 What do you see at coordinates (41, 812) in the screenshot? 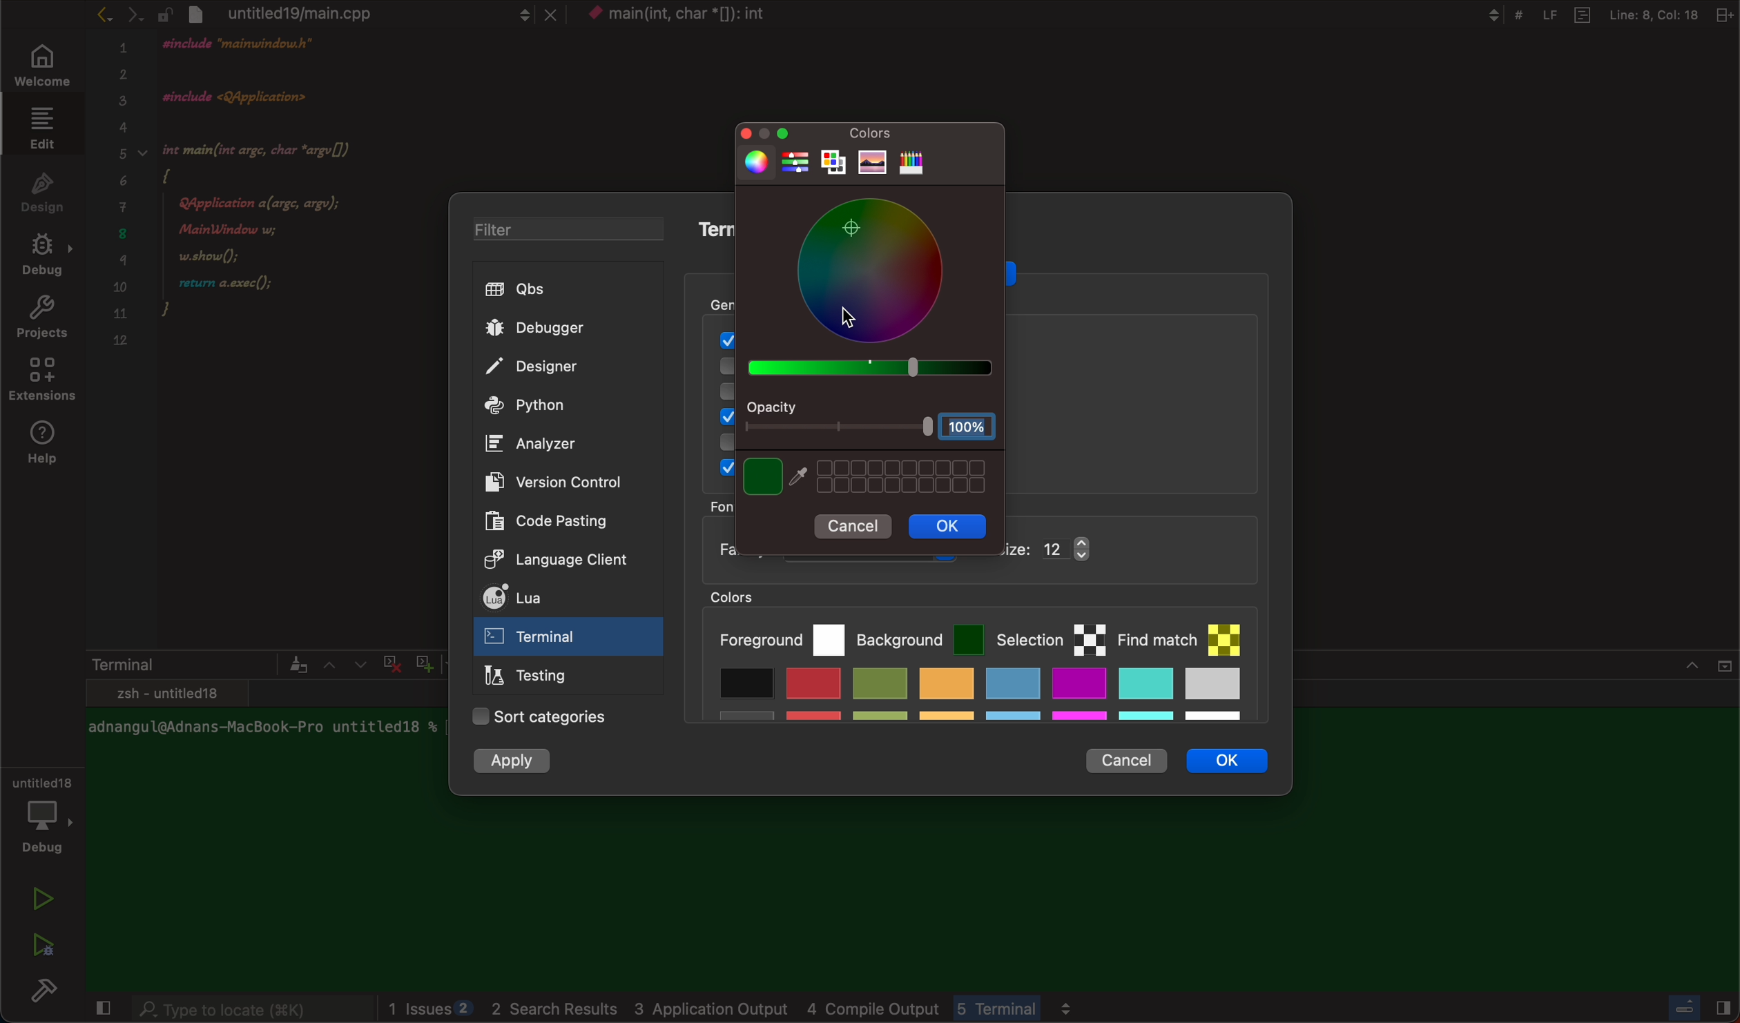
I see `debugger` at bounding box center [41, 812].